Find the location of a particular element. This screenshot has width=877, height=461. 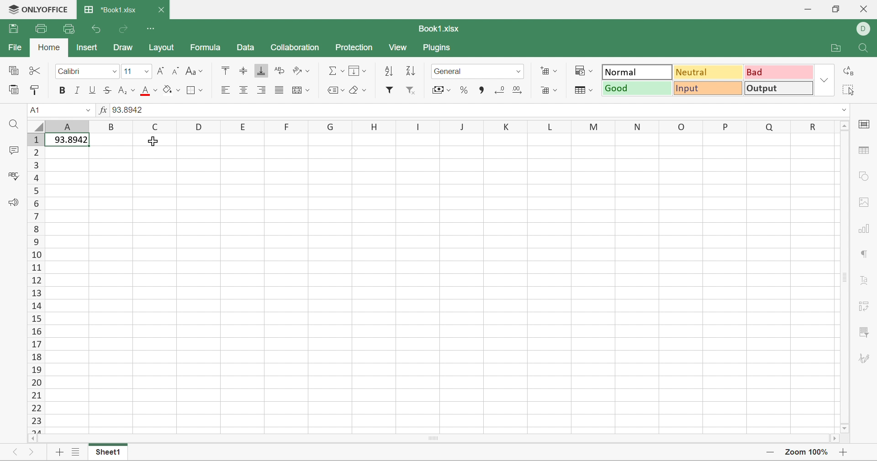

Clear is located at coordinates (358, 90).